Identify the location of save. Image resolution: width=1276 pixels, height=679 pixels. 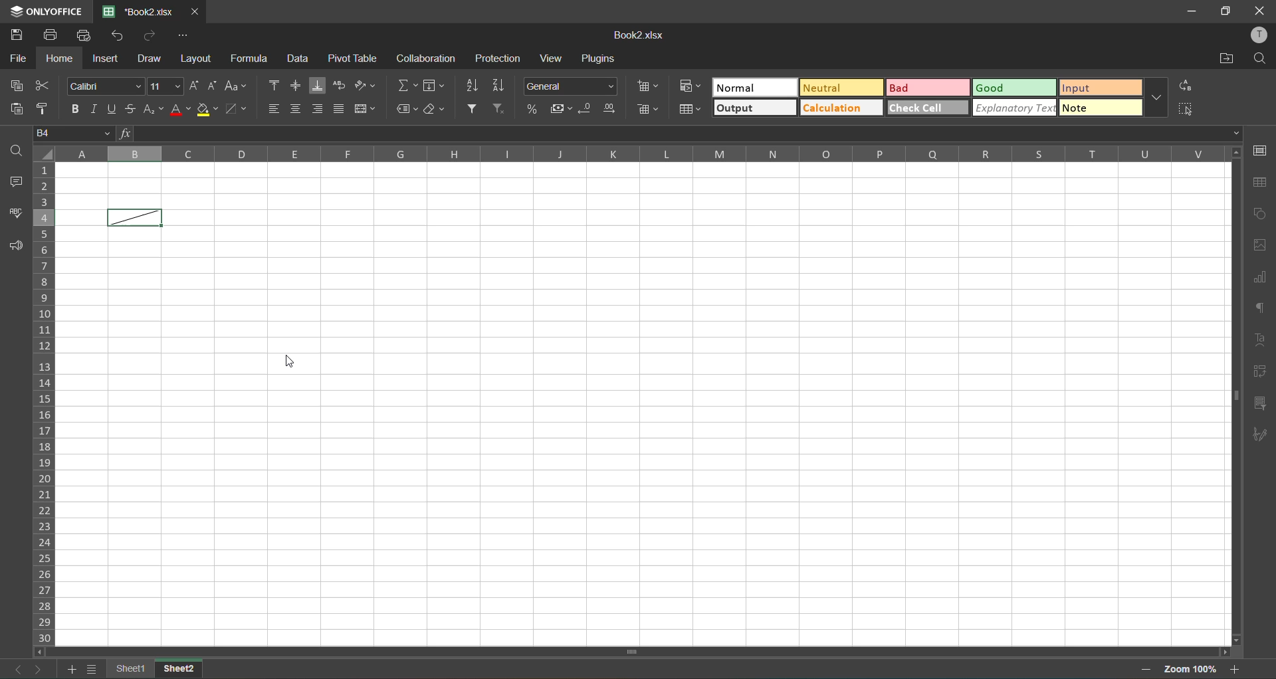
(15, 37).